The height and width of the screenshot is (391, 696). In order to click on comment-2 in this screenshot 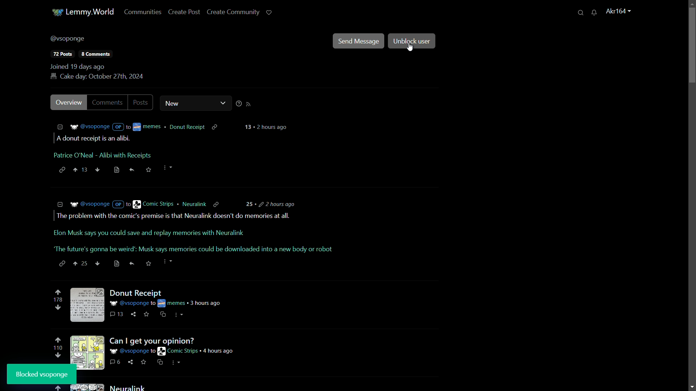, I will do `click(194, 232)`.